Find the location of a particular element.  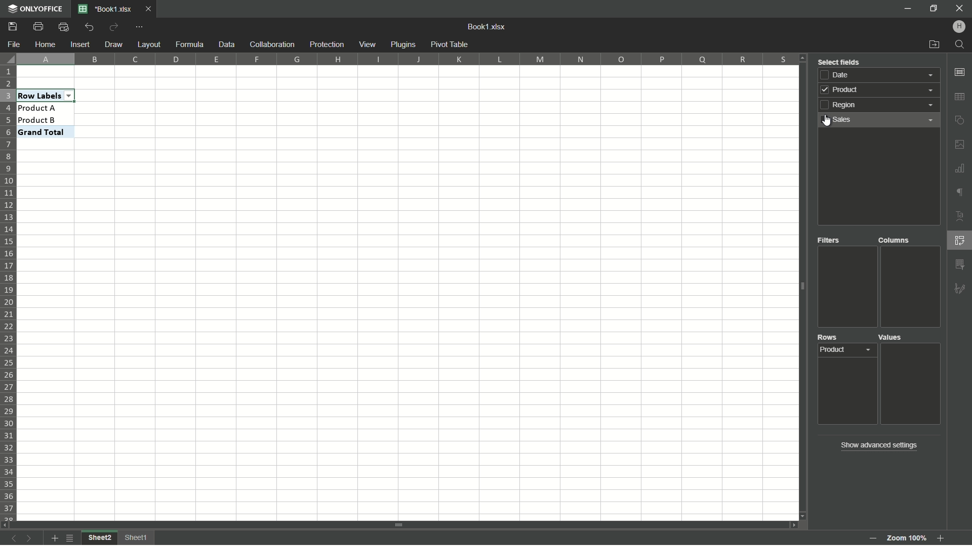

Undo is located at coordinates (90, 27).